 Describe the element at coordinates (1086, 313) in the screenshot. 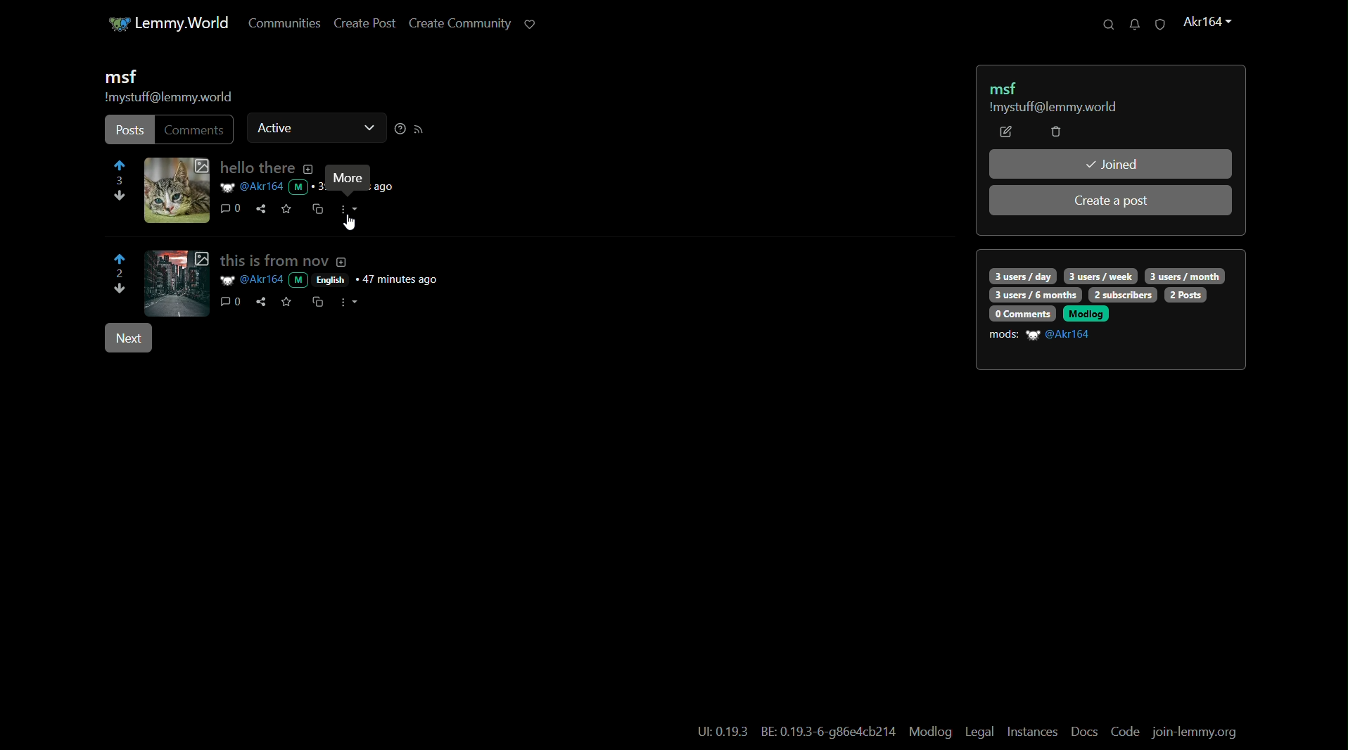

I see `modlog` at that location.